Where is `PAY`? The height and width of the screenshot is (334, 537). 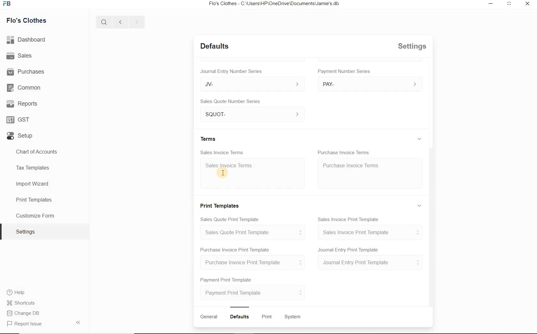 PAY is located at coordinates (370, 84).